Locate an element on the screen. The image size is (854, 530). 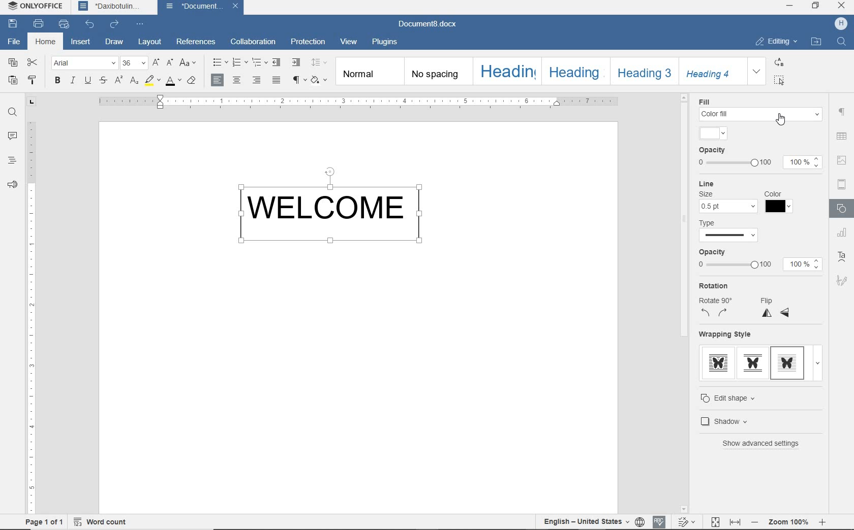
QUICK PRINT is located at coordinates (63, 24).